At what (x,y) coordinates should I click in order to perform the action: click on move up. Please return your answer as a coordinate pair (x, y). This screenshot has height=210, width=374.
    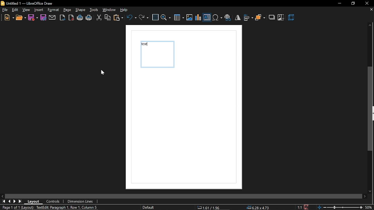
    Looking at the image, I should click on (369, 25).